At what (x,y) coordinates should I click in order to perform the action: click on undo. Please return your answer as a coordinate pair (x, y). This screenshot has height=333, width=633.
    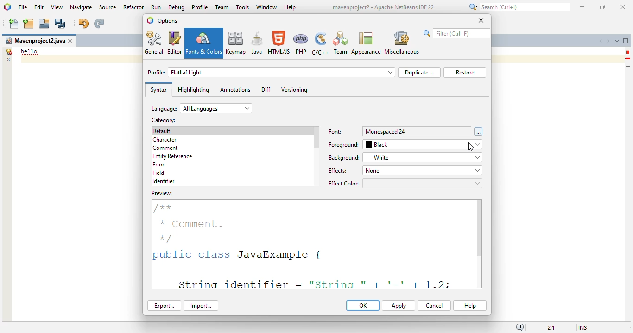
    Looking at the image, I should click on (83, 24).